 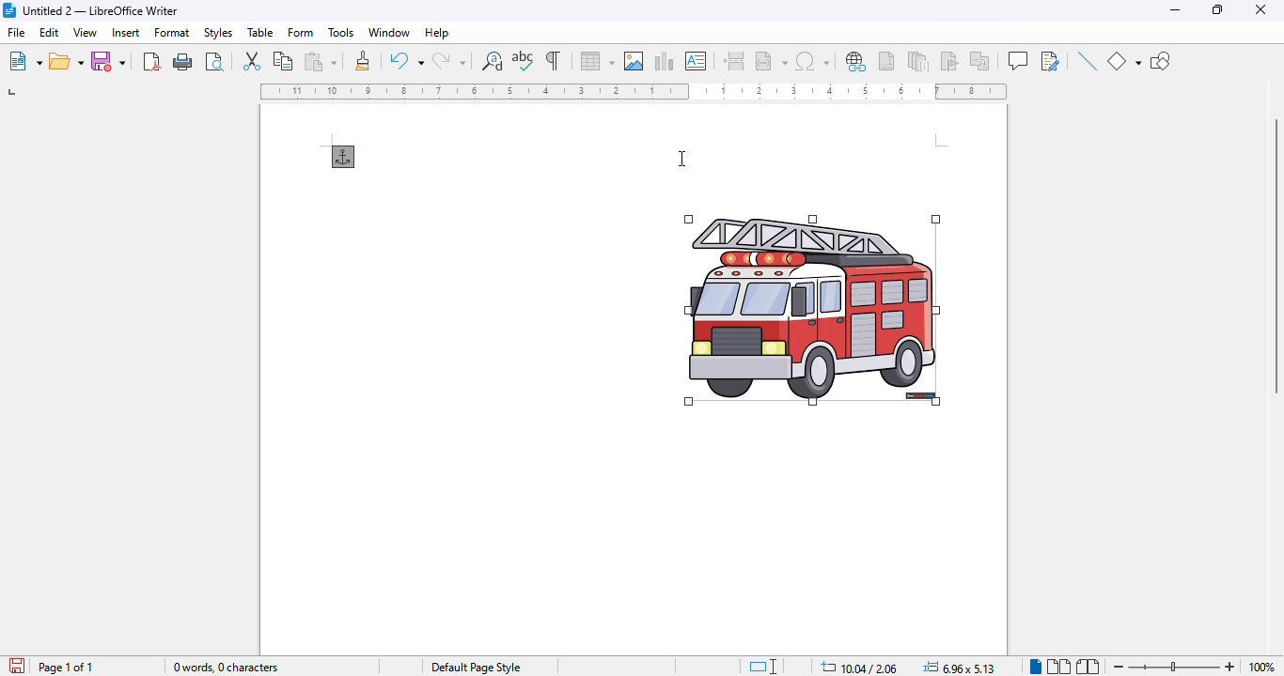 I want to click on maximize, so click(x=1220, y=10).